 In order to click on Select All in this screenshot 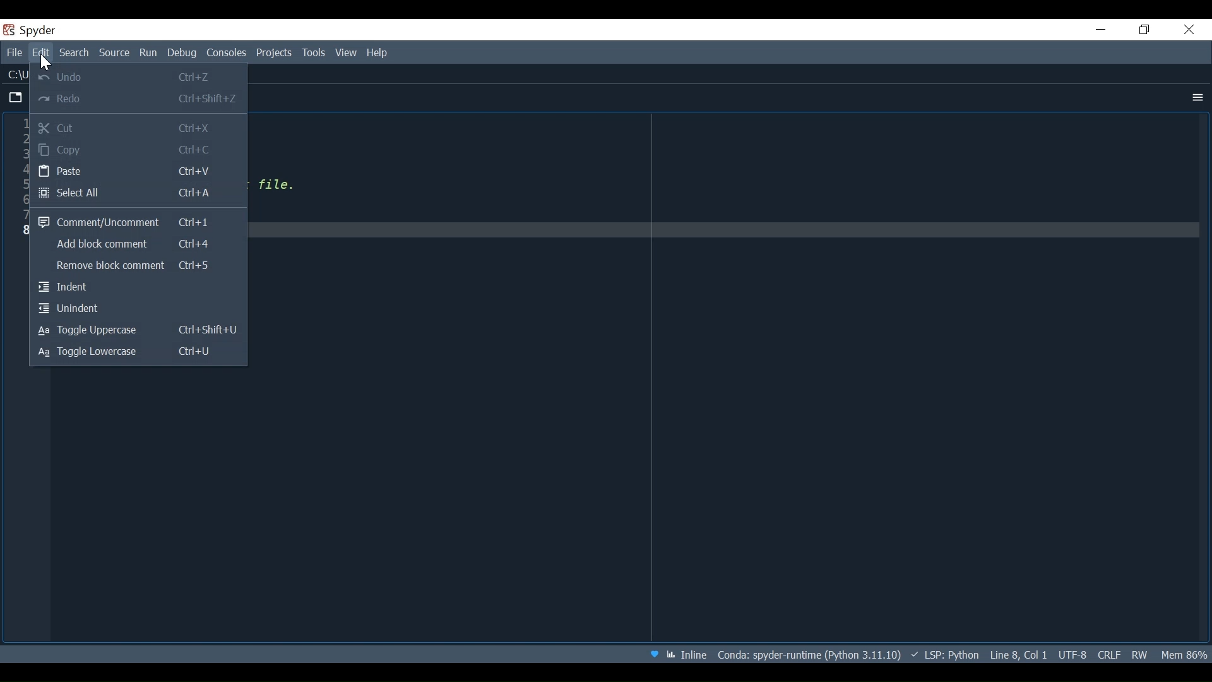, I will do `click(86, 193)`.